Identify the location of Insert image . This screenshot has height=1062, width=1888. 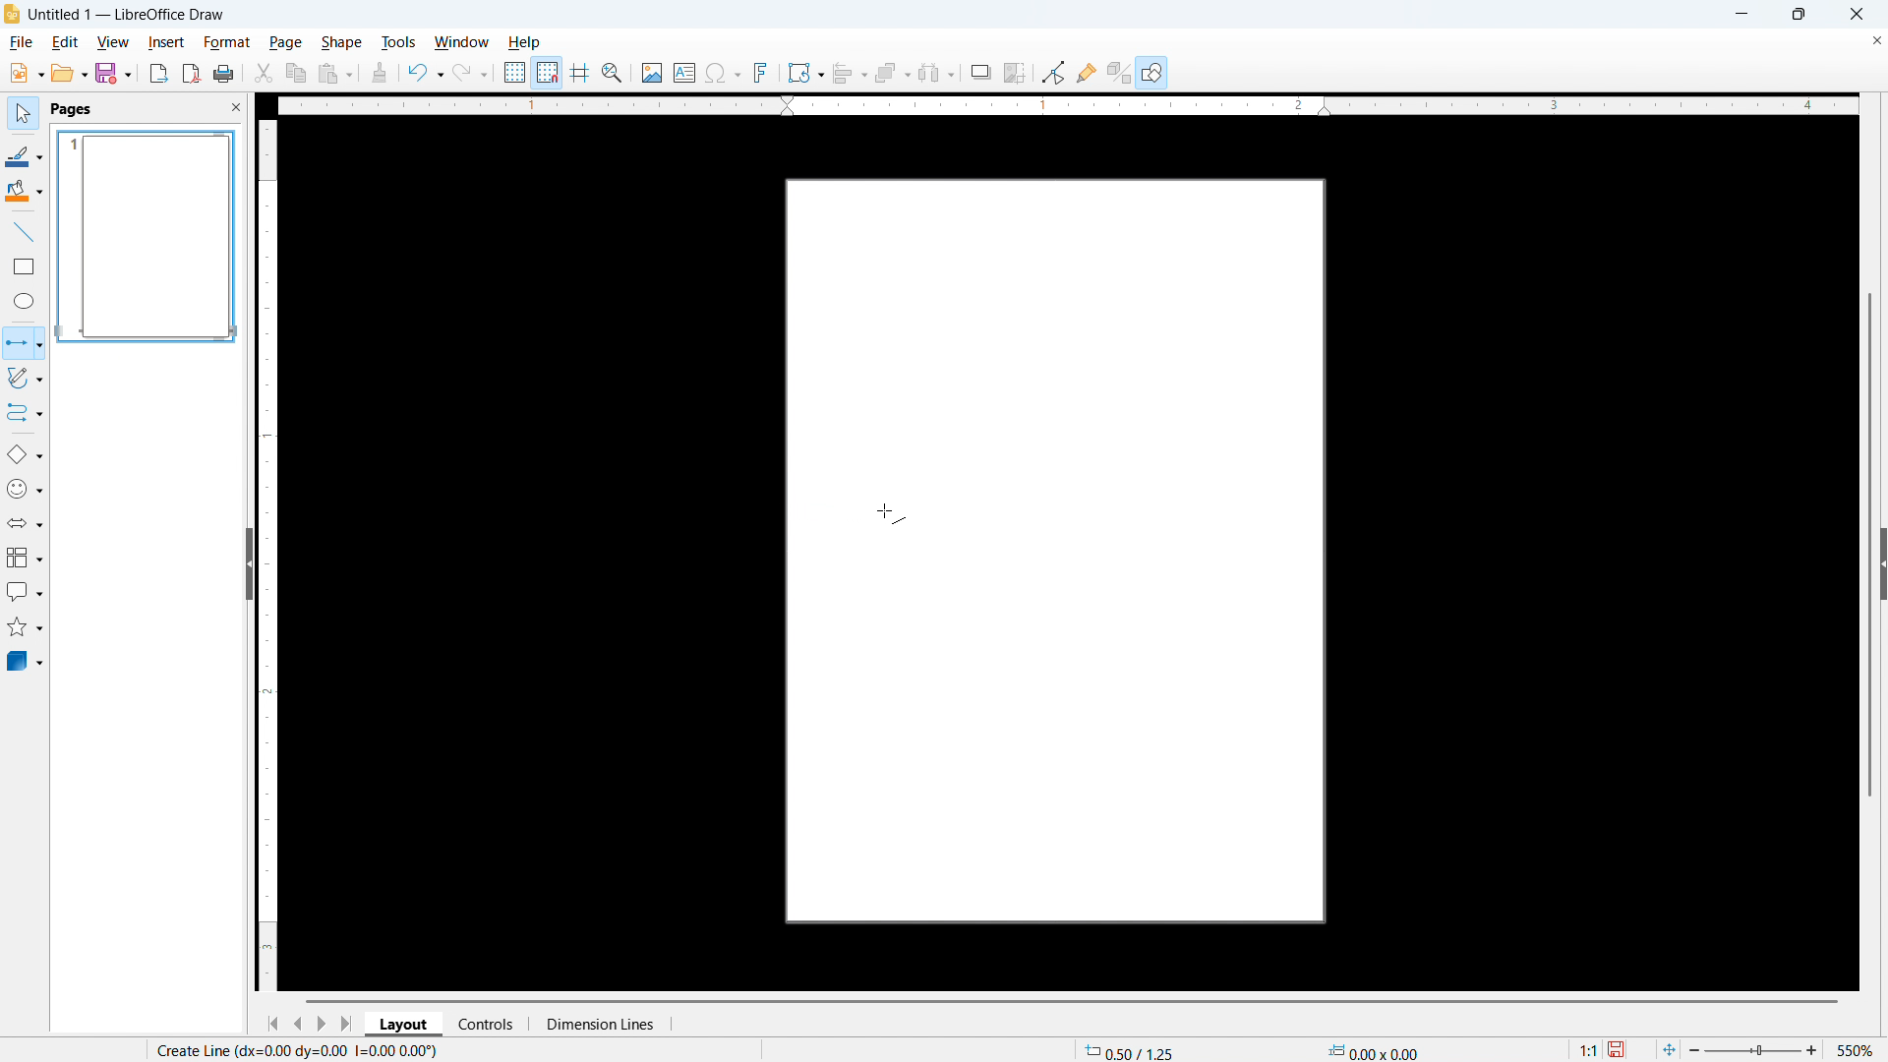
(653, 73).